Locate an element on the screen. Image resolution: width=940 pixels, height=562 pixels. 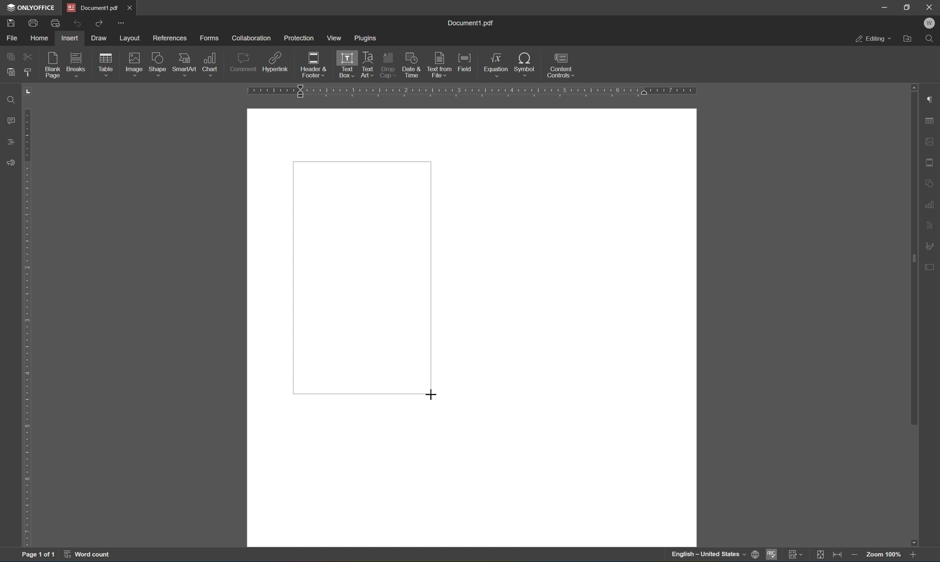
drop cap is located at coordinates (387, 64).